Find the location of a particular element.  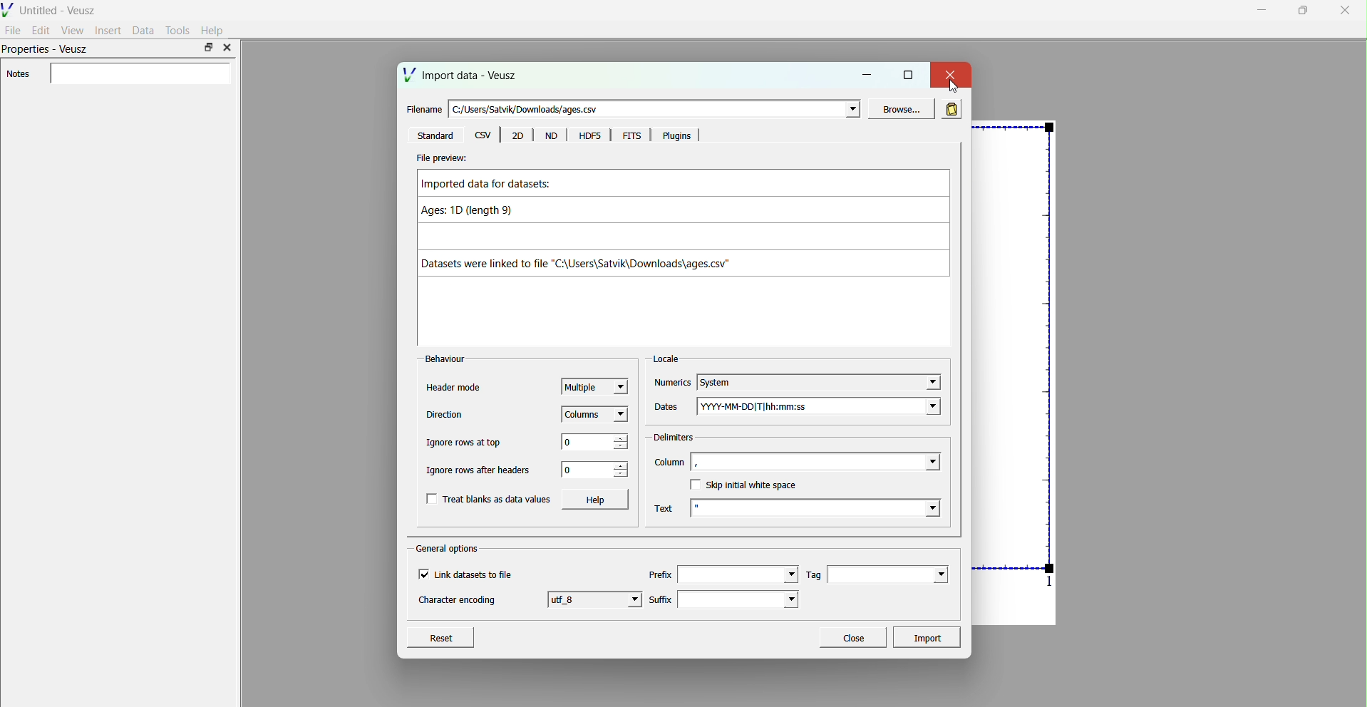

FITS is located at coordinates (632, 136).